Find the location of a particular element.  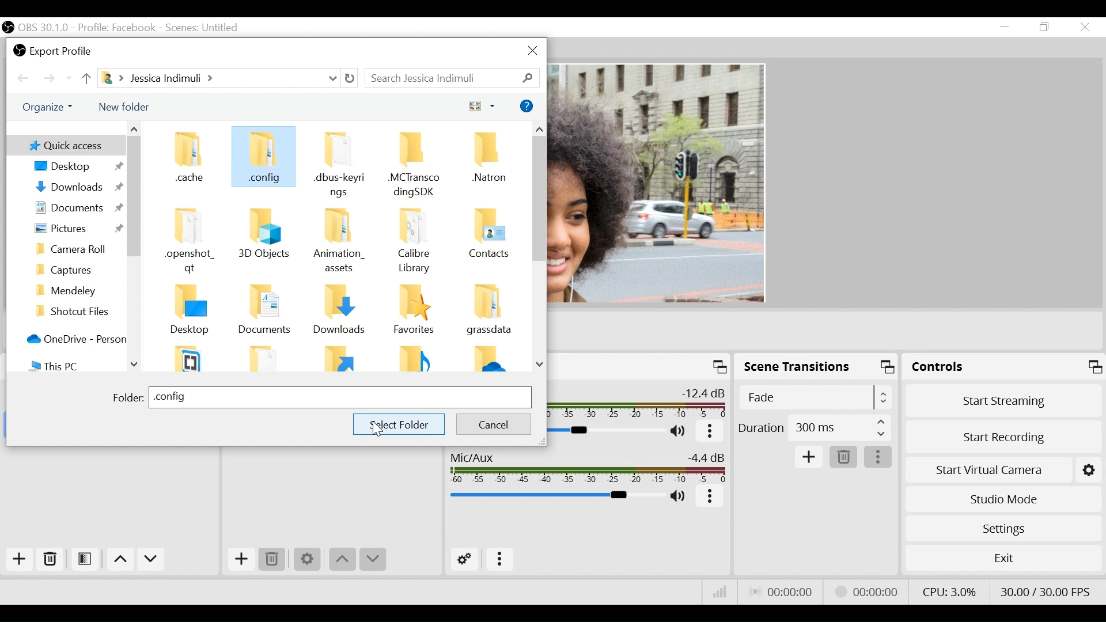

Scroll up is located at coordinates (133, 128).